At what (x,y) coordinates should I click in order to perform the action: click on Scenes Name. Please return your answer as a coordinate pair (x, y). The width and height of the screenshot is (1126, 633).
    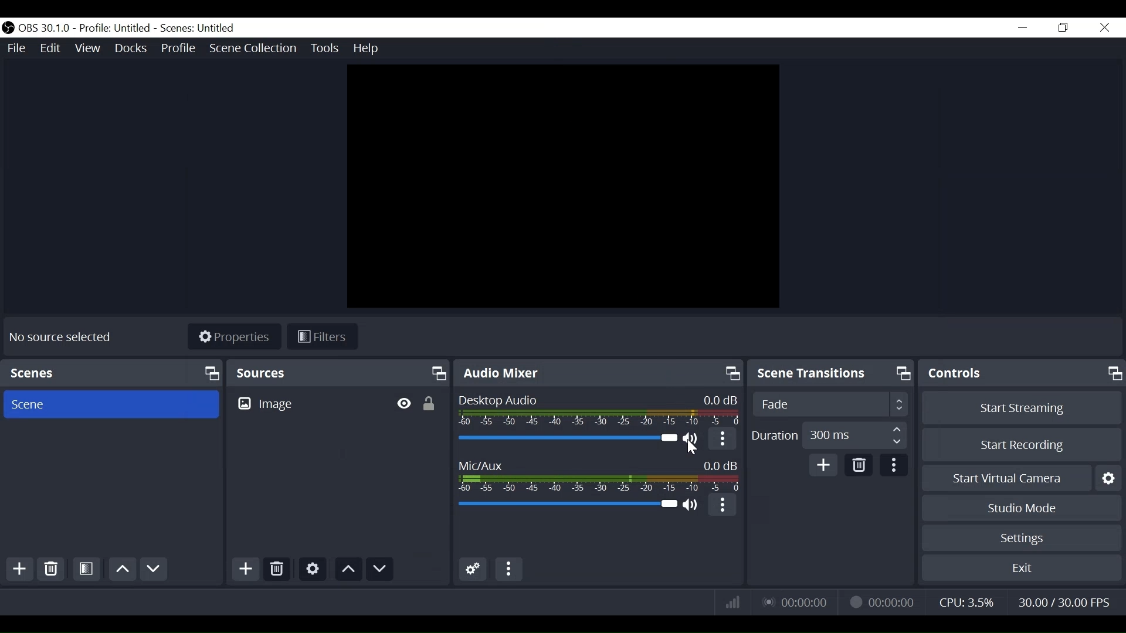
    Looking at the image, I should click on (198, 28).